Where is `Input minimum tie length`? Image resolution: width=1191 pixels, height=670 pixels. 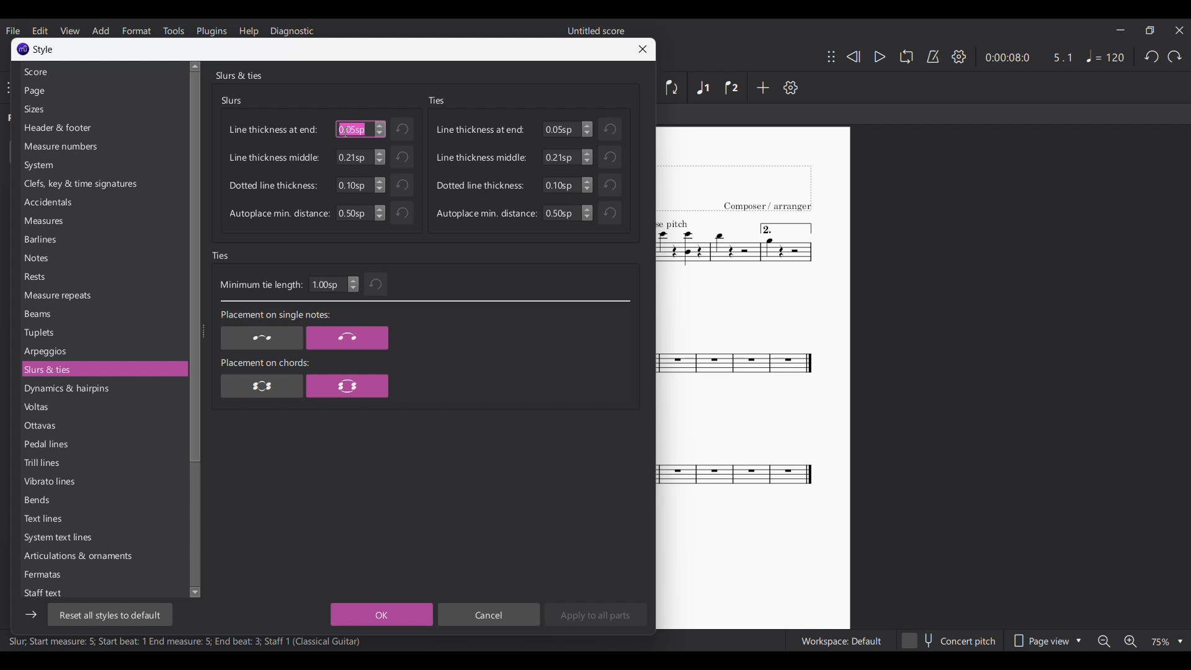
Input minimum tie length is located at coordinates (327, 284).